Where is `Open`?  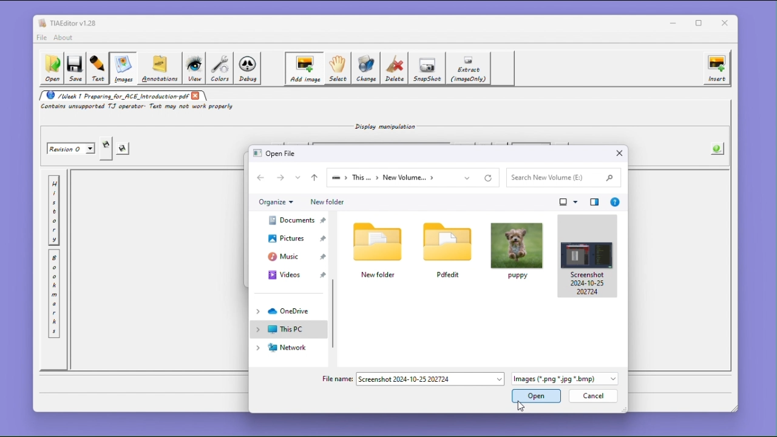
Open is located at coordinates (51, 69).